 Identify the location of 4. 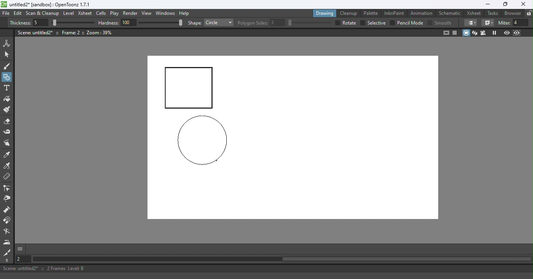
(521, 23).